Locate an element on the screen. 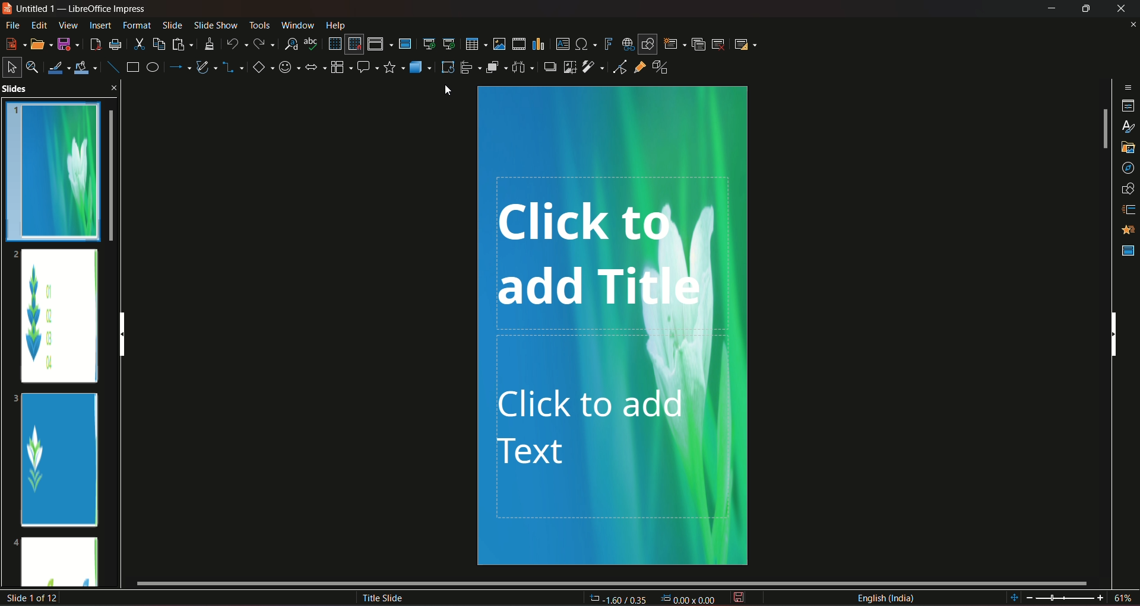  line color is located at coordinates (60, 66).